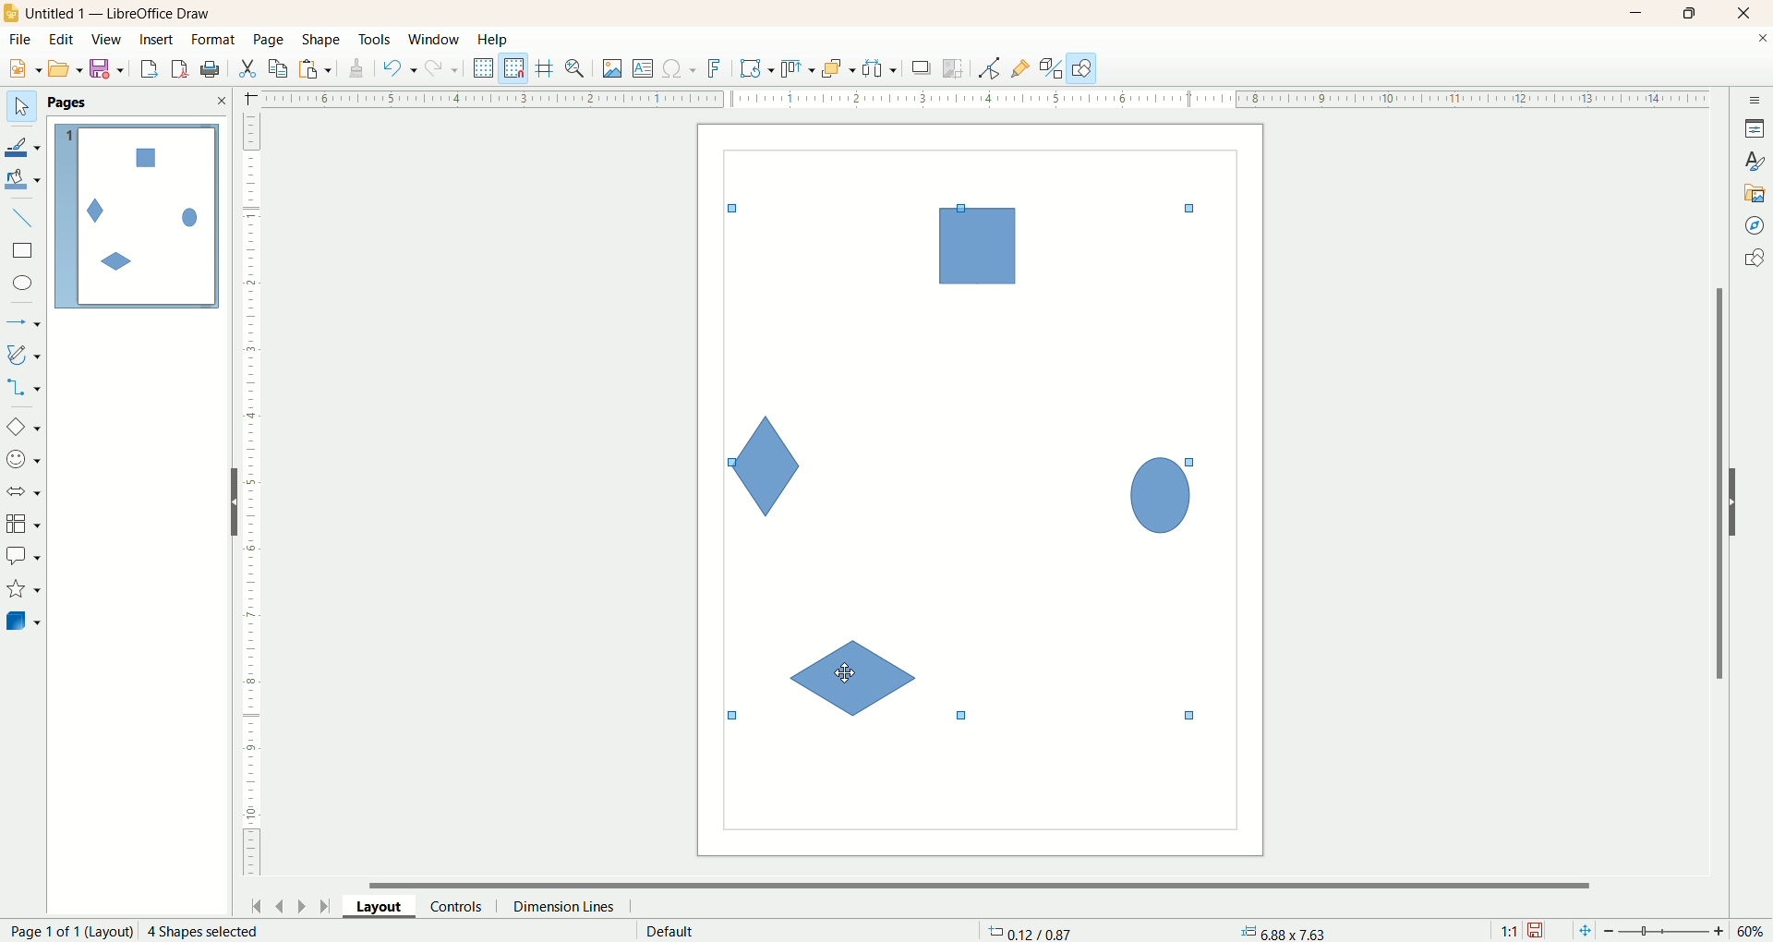  I want to click on properties, so click(1755, 128).